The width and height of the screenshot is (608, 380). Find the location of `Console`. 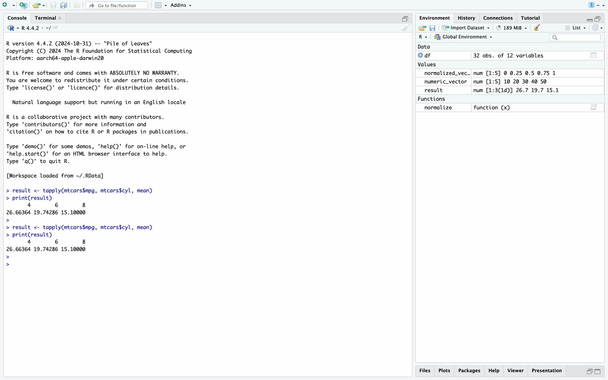

Console is located at coordinates (17, 17).